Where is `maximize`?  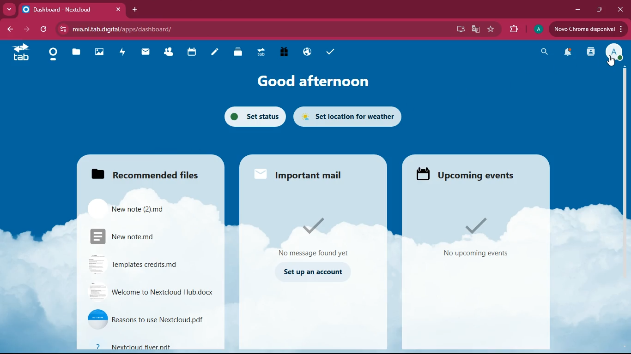 maximize is located at coordinates (597, 10).